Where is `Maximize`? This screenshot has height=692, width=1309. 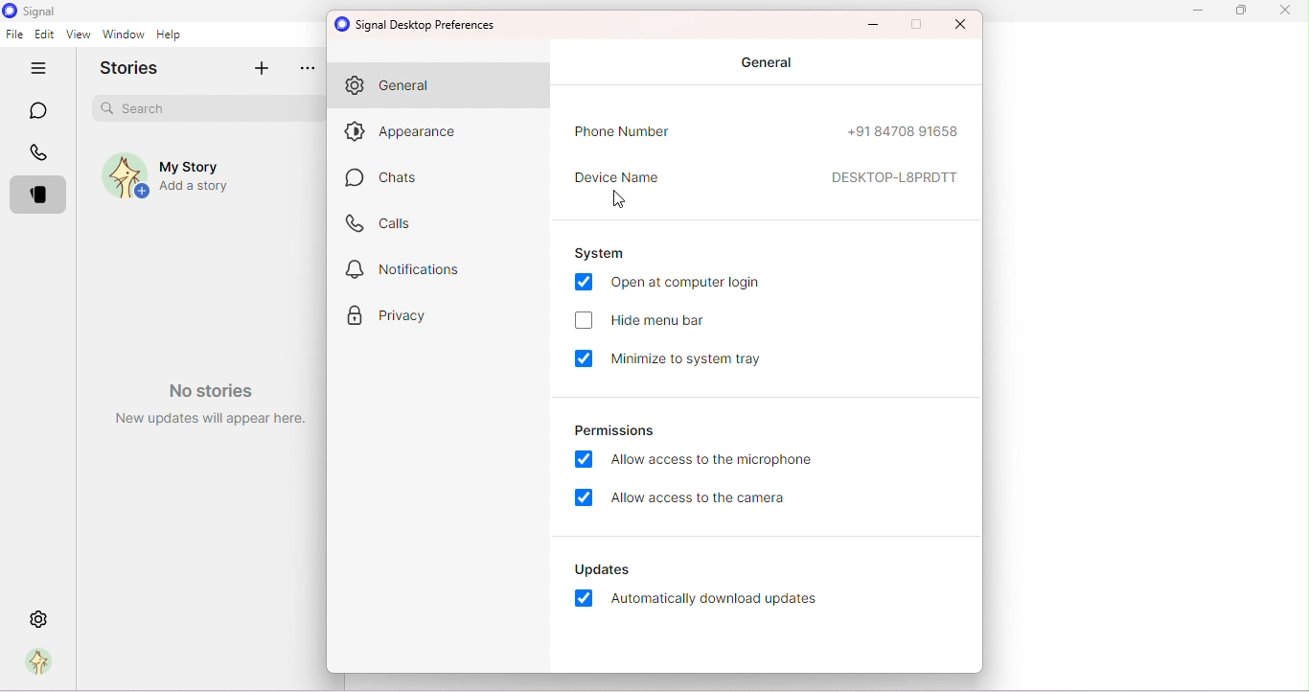
Maximize is located at coordinates (918, 26).